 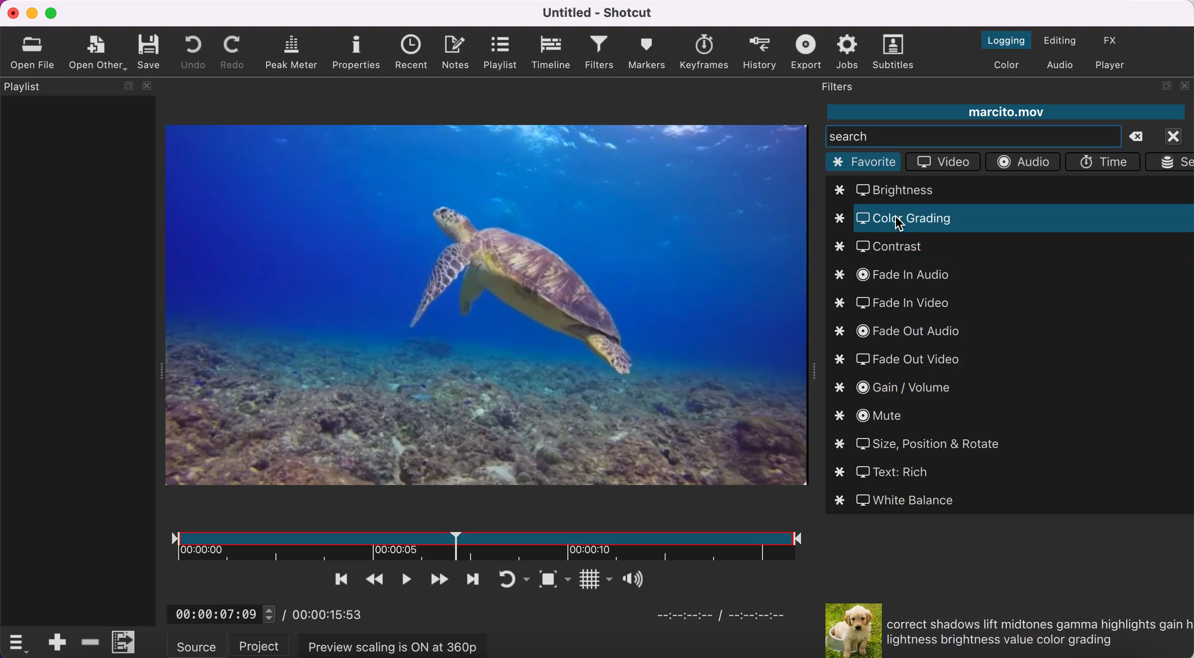 I want to click on Untitled - Shotcut, so click(x=599, y=13).